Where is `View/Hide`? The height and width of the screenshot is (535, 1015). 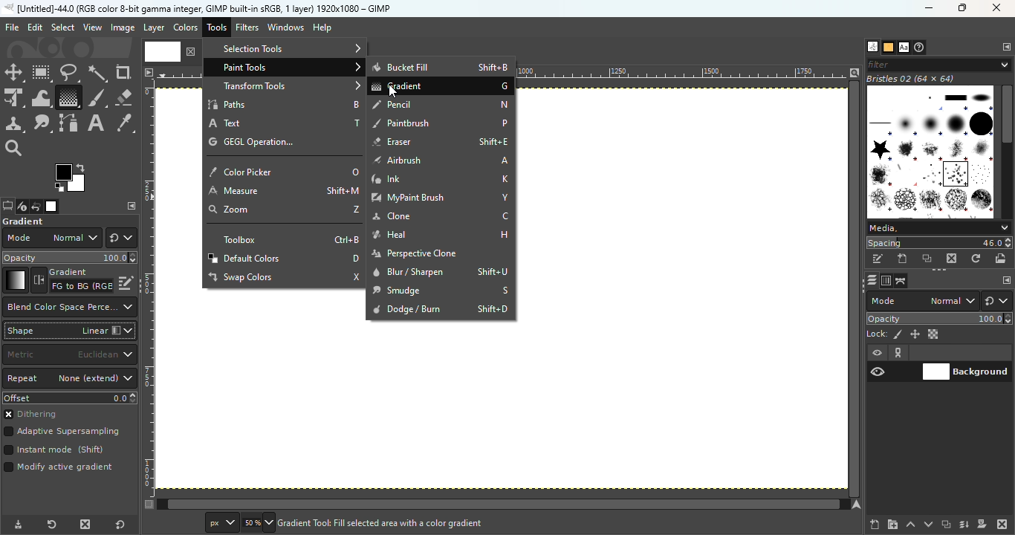
View/Hide is located at coordinates (893, 363).